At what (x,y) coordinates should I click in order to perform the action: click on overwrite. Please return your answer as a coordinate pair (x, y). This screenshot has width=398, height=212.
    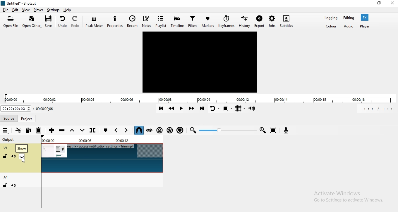
    Looking at the image, I should click on (83, 130).